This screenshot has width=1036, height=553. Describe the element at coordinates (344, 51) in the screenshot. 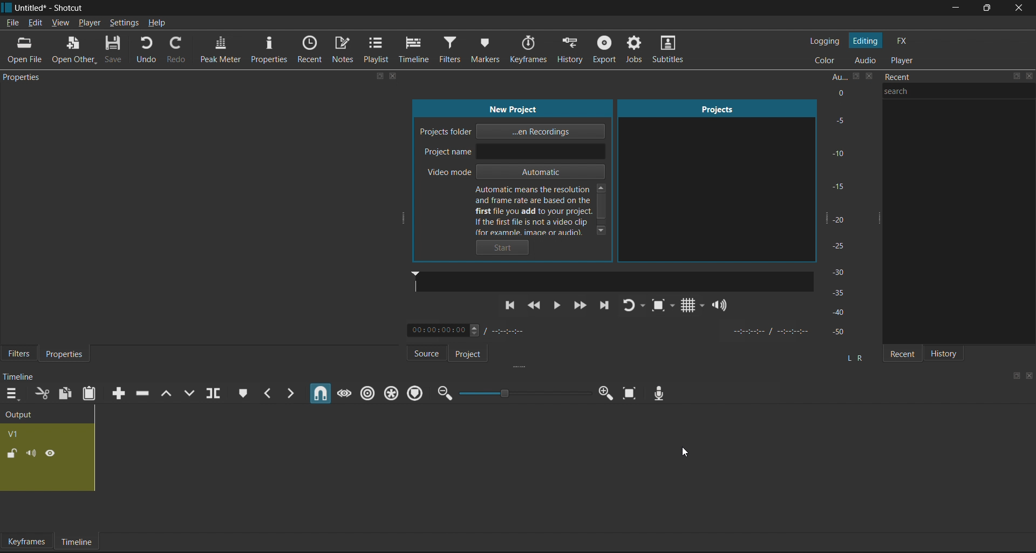

I see `Notes` at that location.